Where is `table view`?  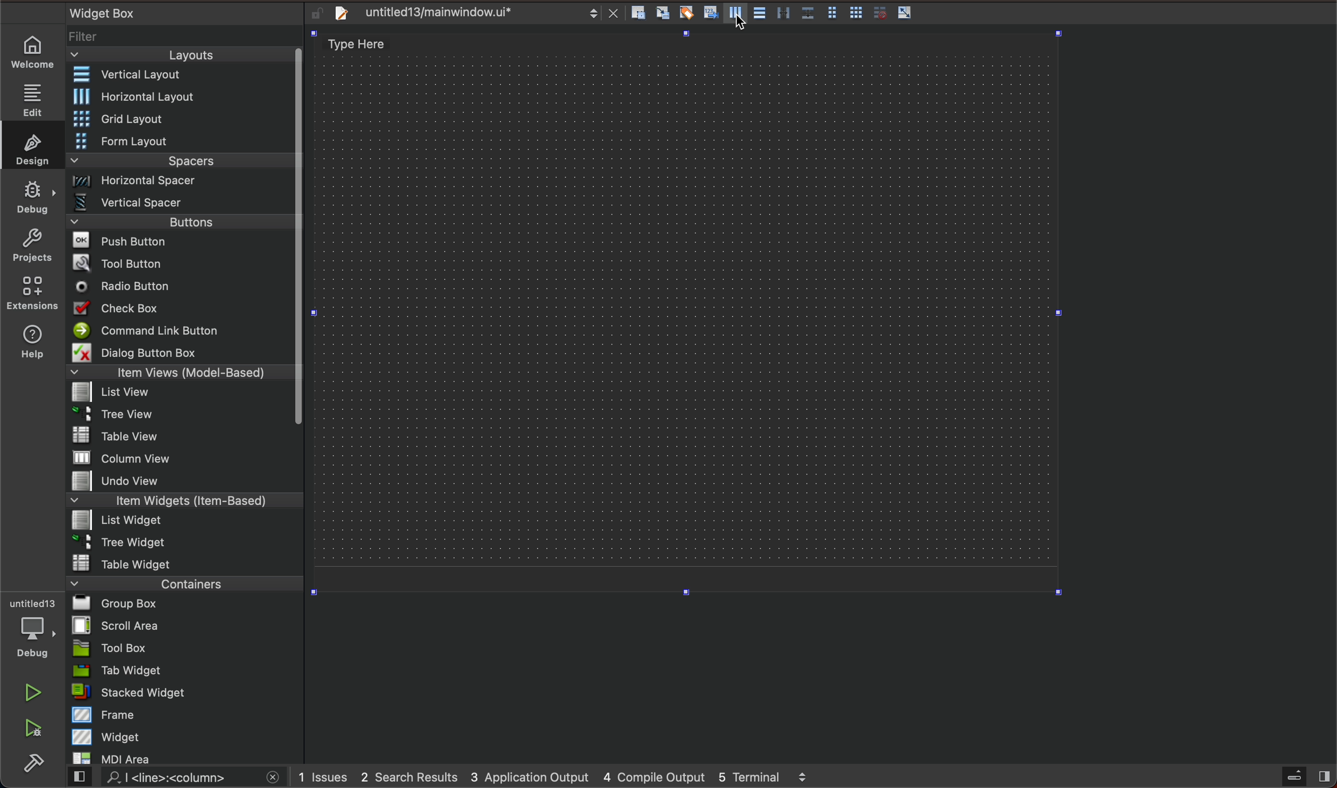 table view is located at coordinates (180, 436).